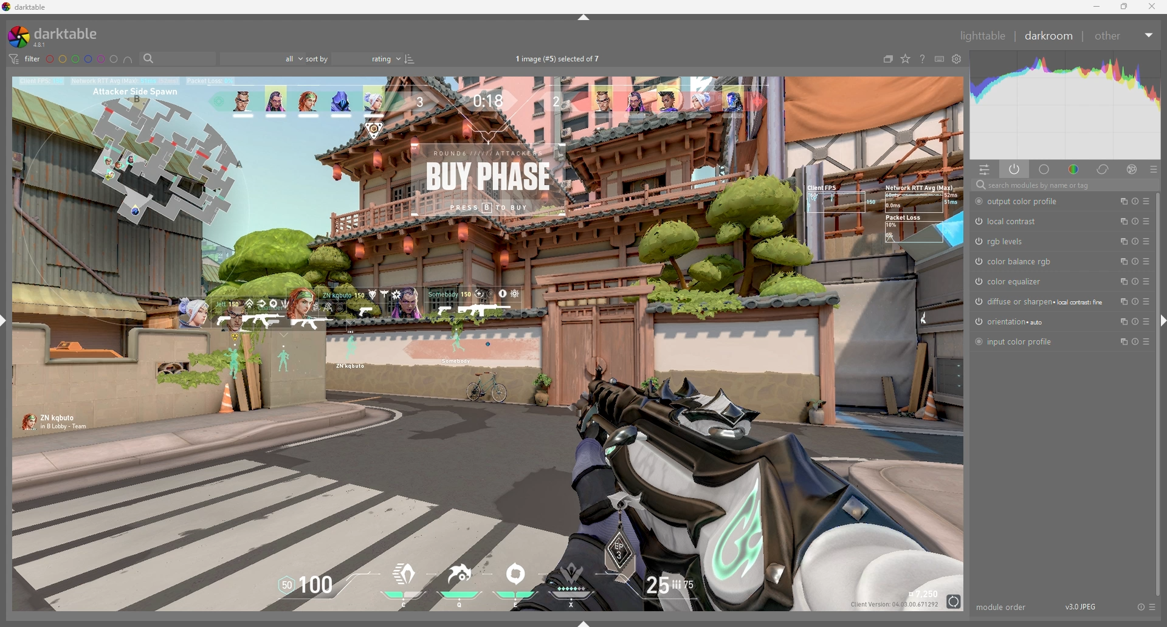 The height and width of the screenshot is (627, 1167). Describe the element at coordinates (1146, 281) in the screenshot. I see `presets` at that location.